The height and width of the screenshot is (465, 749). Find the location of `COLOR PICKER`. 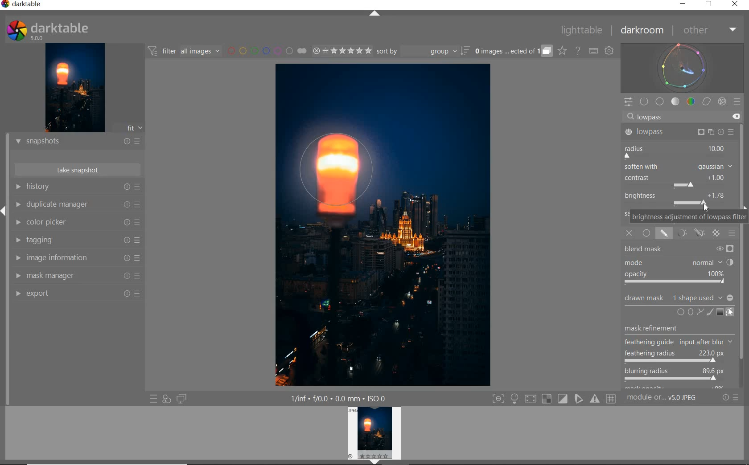

COLOR PICKER is located at coordinates (78, 223).